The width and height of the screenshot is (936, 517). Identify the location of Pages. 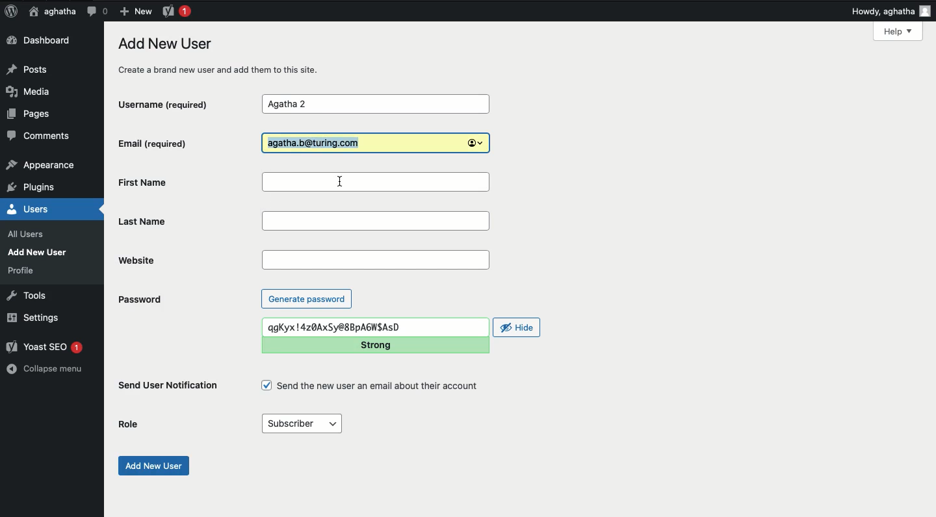
(32, 116).